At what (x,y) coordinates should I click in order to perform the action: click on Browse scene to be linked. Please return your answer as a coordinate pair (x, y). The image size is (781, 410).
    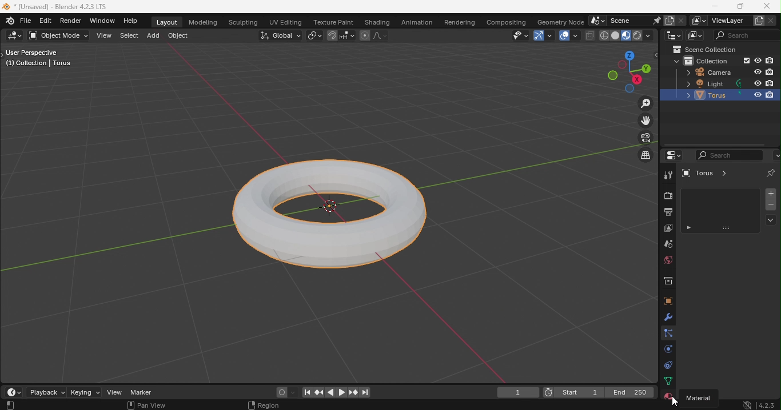
    Looking at the image, I should click on (597, 21).